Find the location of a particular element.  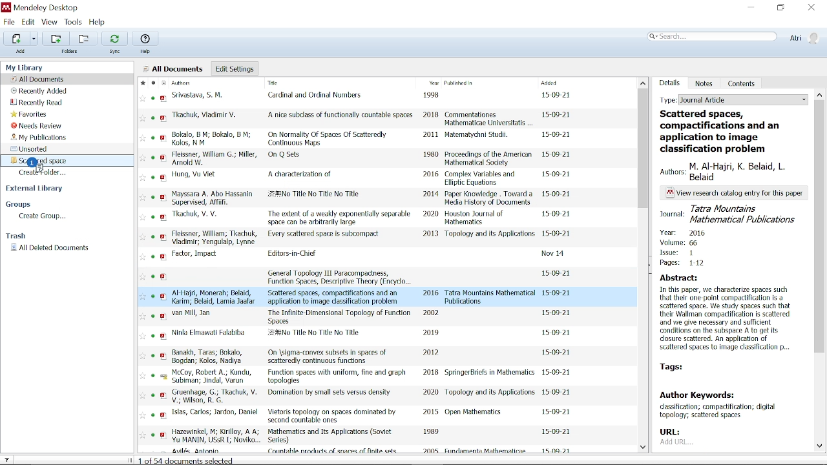

Date is located at coordinates (558, 430).